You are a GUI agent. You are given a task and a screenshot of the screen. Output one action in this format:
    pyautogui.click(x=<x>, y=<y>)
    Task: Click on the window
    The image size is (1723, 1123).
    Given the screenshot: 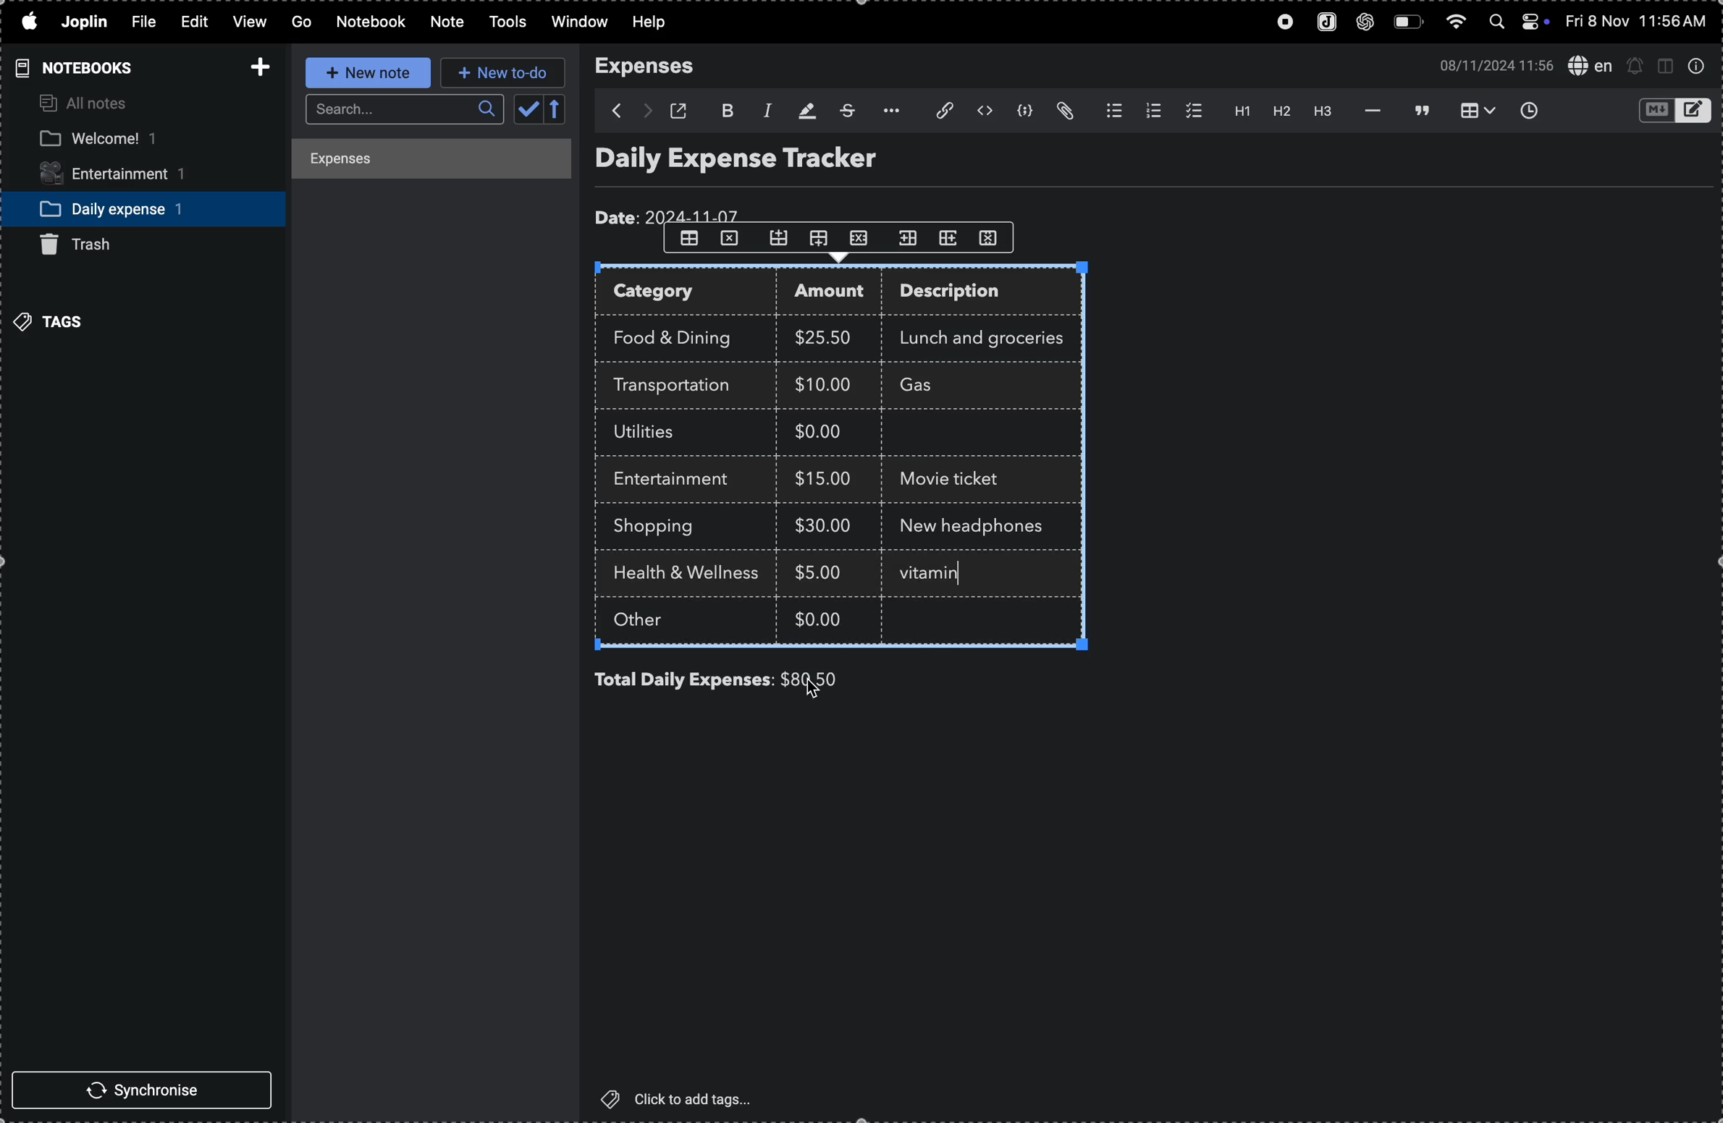 What is the action you would take?
    pyautogui.click(x=578, y=23)
    